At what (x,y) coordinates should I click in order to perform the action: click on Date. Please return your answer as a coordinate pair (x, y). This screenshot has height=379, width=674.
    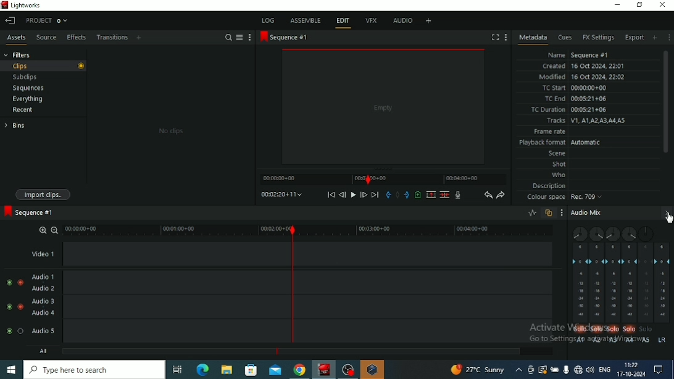
    Looking at the image, I should click on (631, 374).